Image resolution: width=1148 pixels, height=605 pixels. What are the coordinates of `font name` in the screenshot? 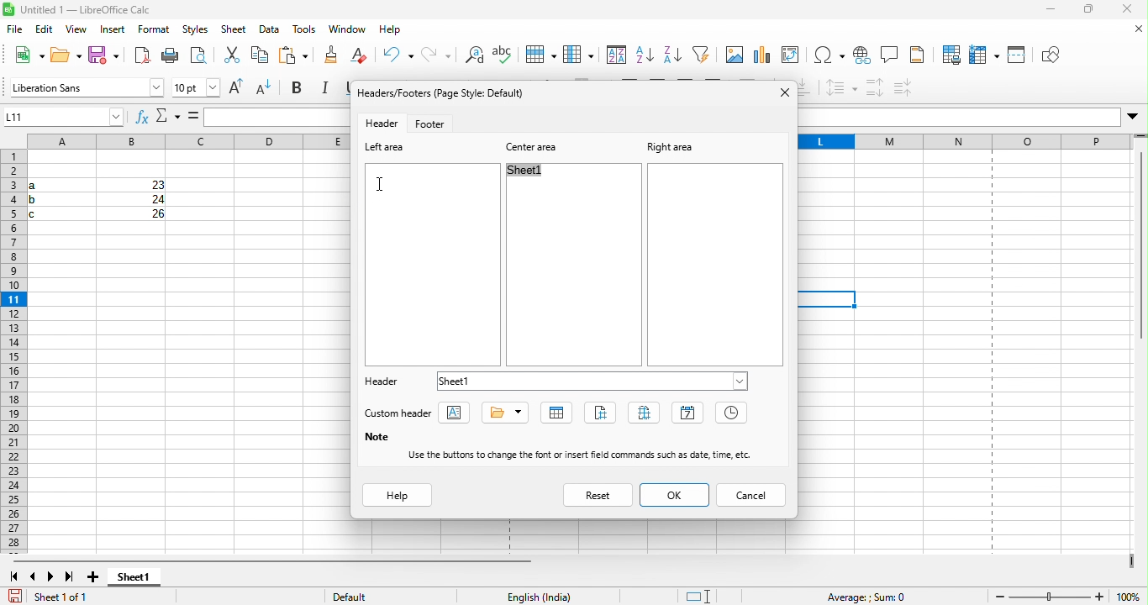 It's located at (86, 87).